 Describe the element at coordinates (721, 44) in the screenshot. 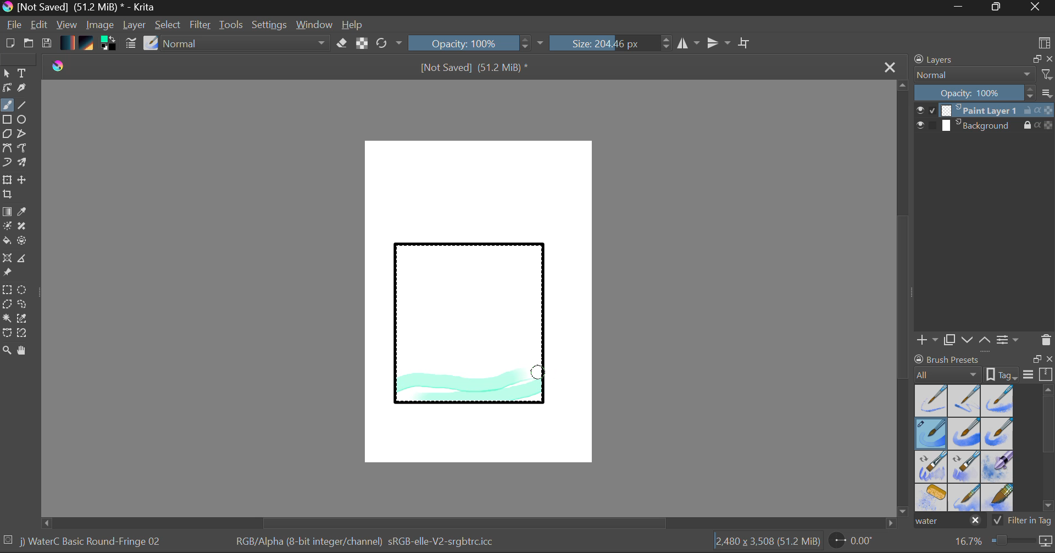

I see `Horizontal Mirror Flip` at that location.